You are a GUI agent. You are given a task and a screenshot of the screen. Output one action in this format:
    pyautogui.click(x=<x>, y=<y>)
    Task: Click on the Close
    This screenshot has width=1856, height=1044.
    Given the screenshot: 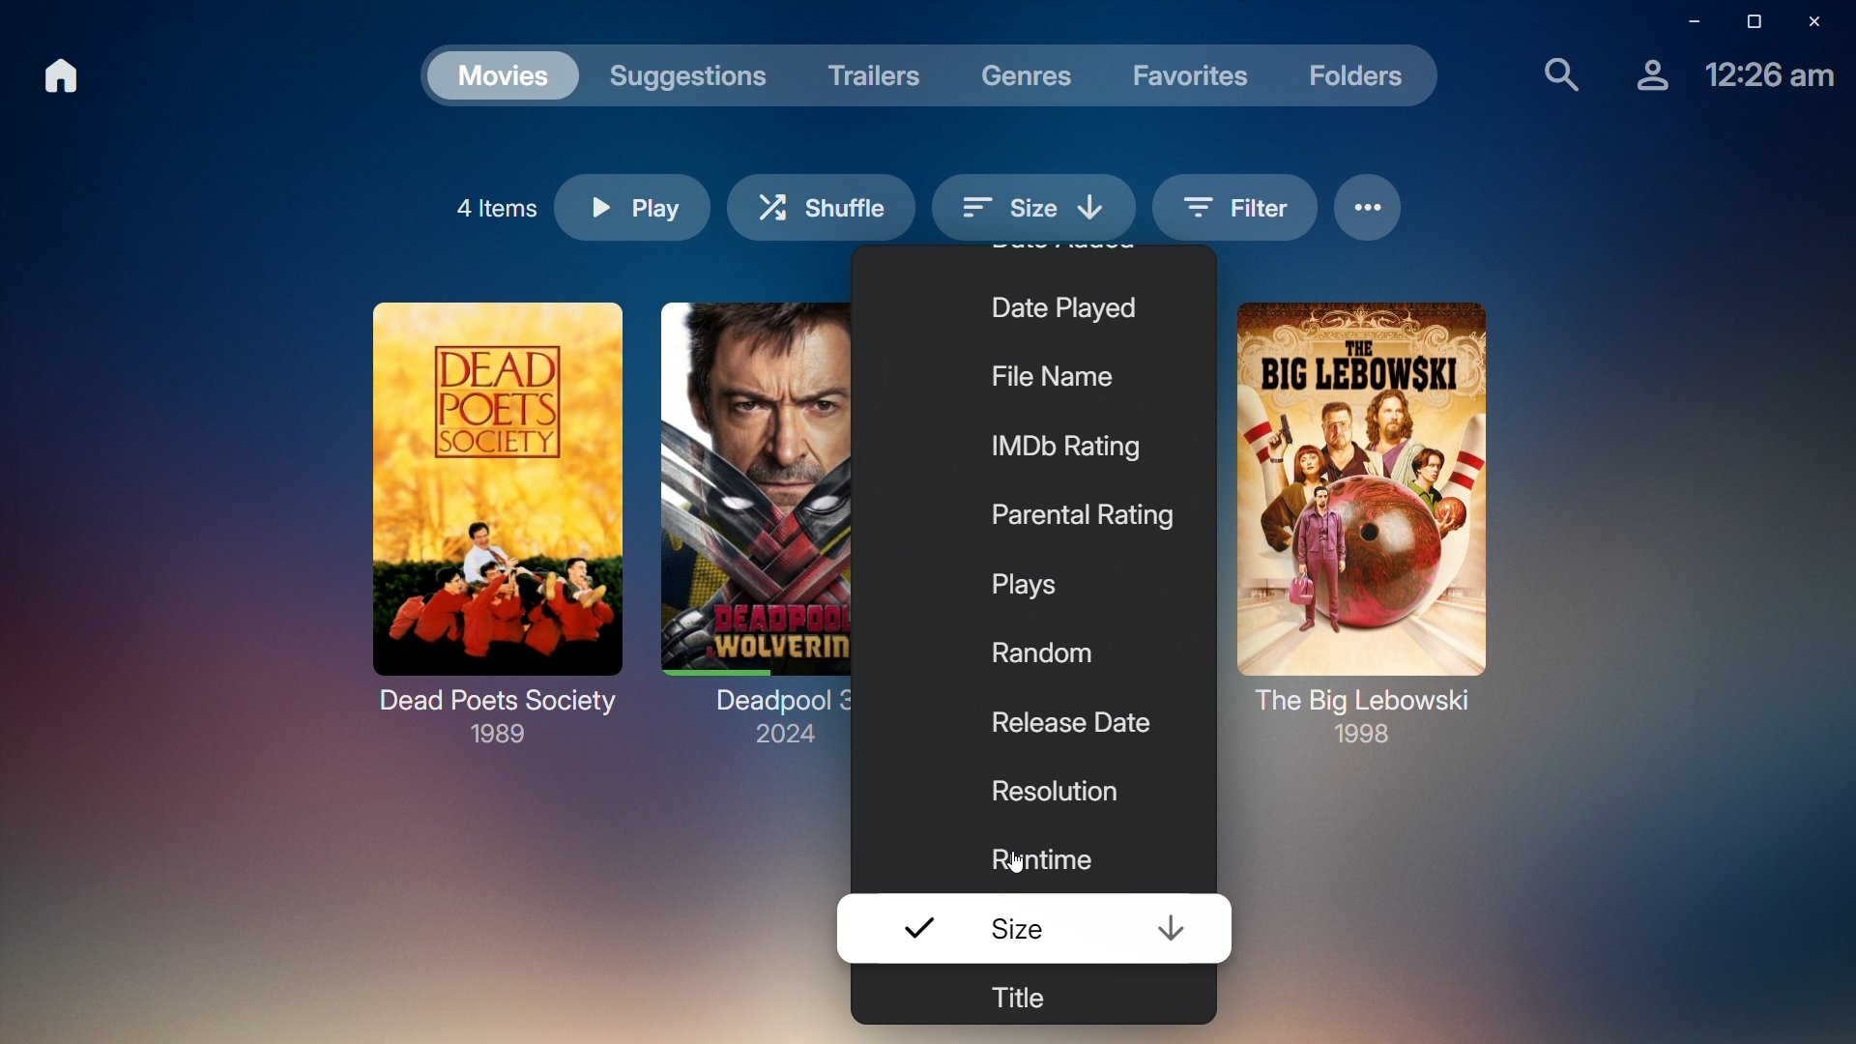 What is the action you would take?
    pyautogui.click(x=1822, y=22)
    